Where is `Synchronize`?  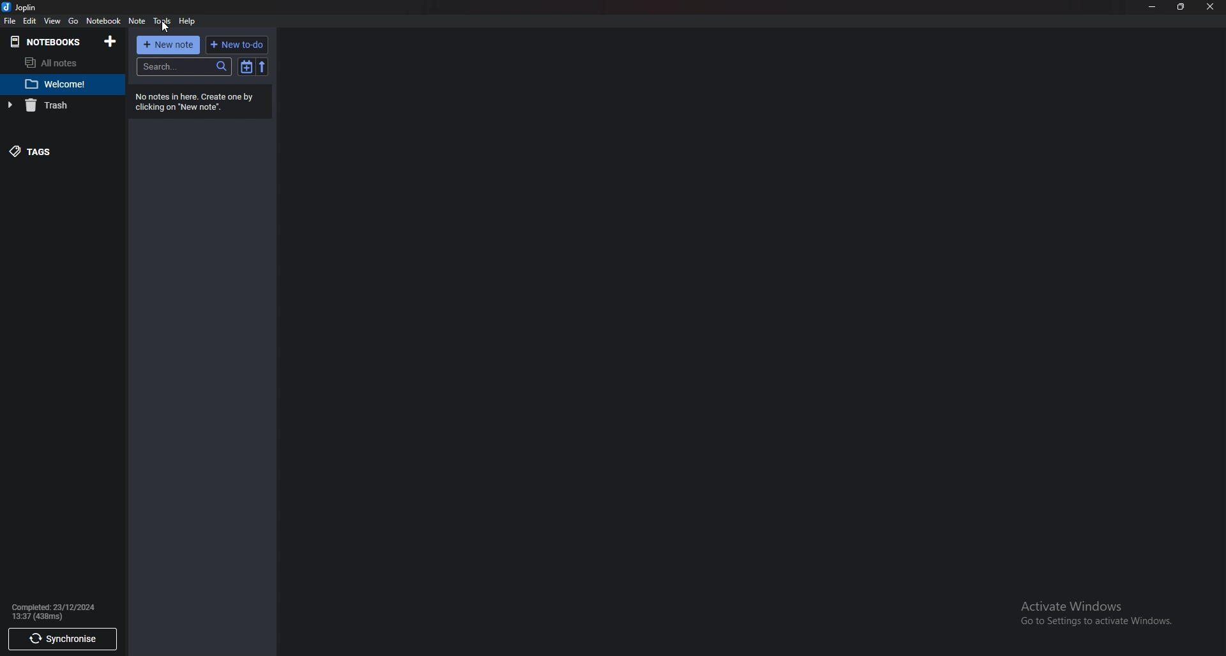
Synchronize is located at coordinates (61, 639).